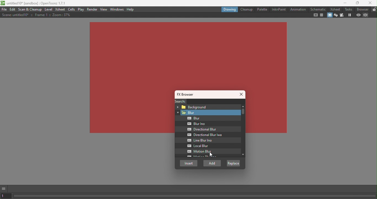 The width and height of the screenshot is (377, 199). What do you see at coordinates (344, 3) in the screenshot?
I see `Minimize` at bounding box center [344, 3].